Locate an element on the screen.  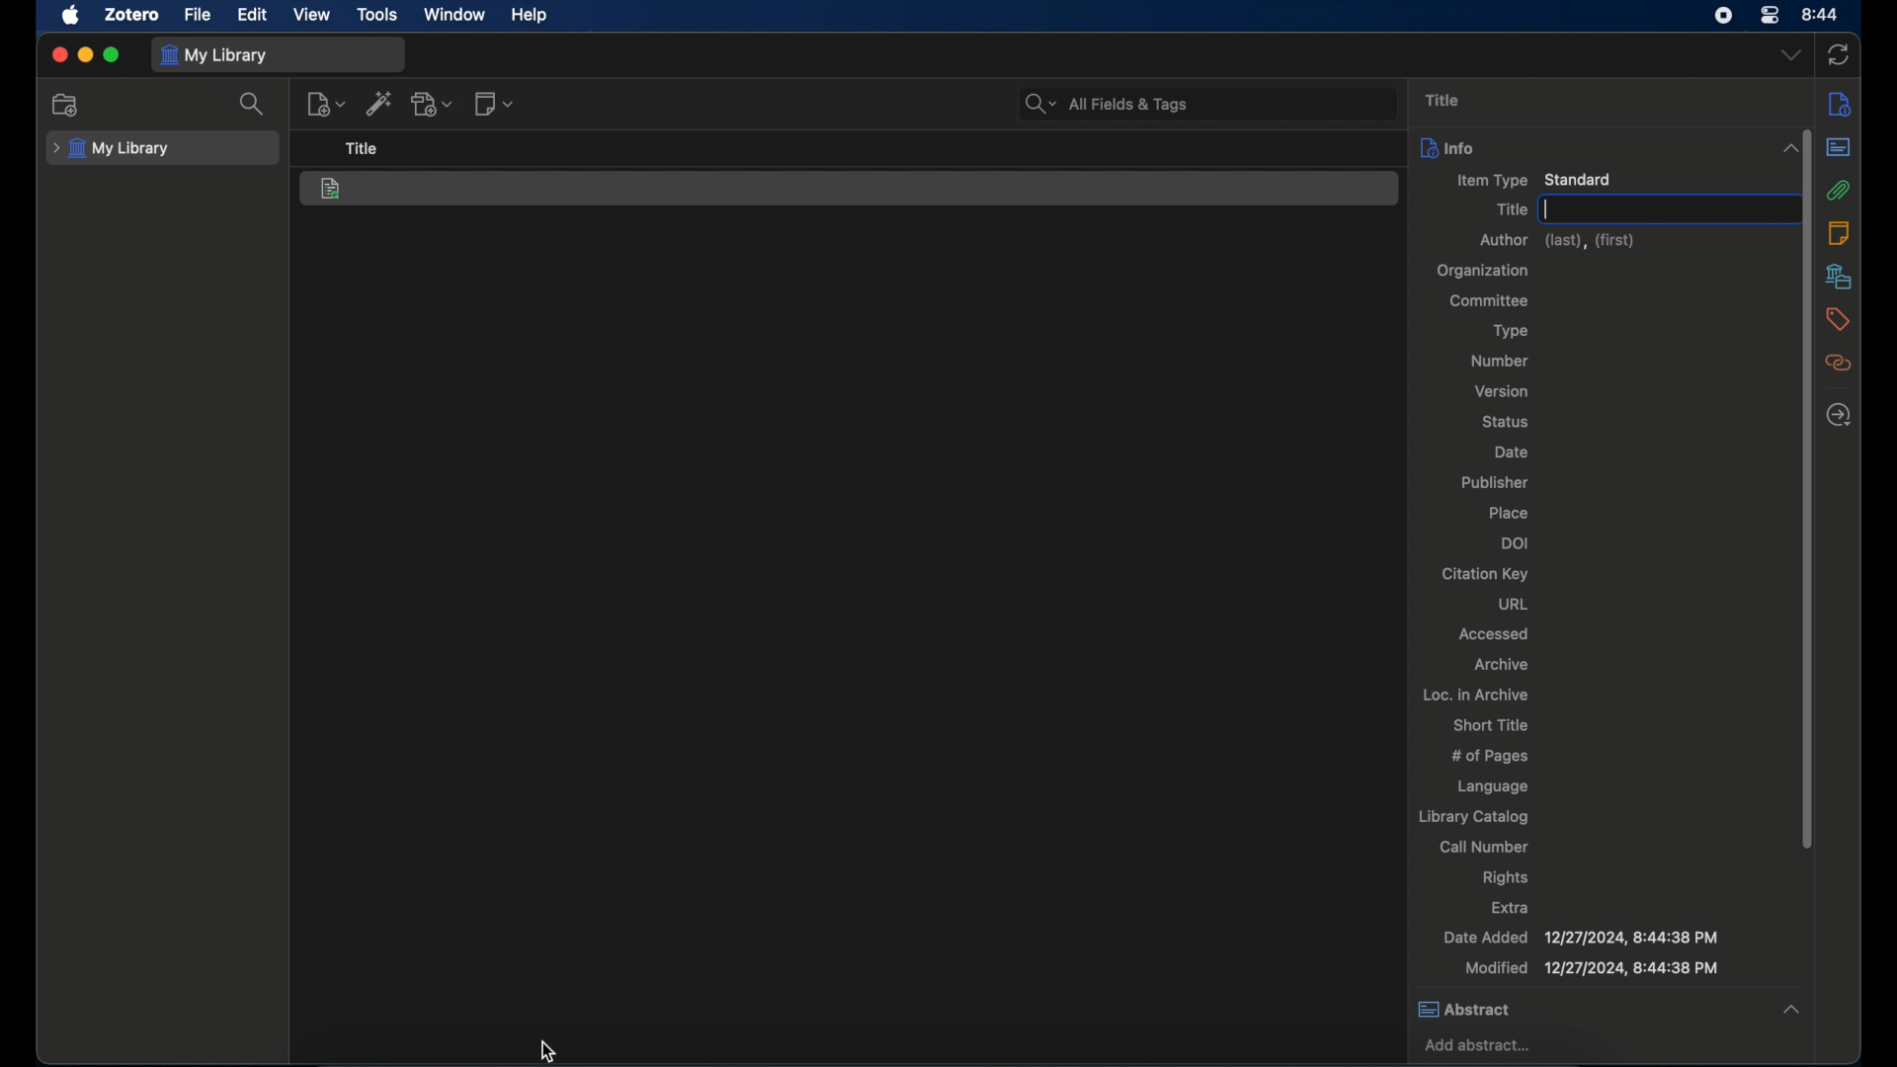
8.44 is located at coordinates (1822, 13).